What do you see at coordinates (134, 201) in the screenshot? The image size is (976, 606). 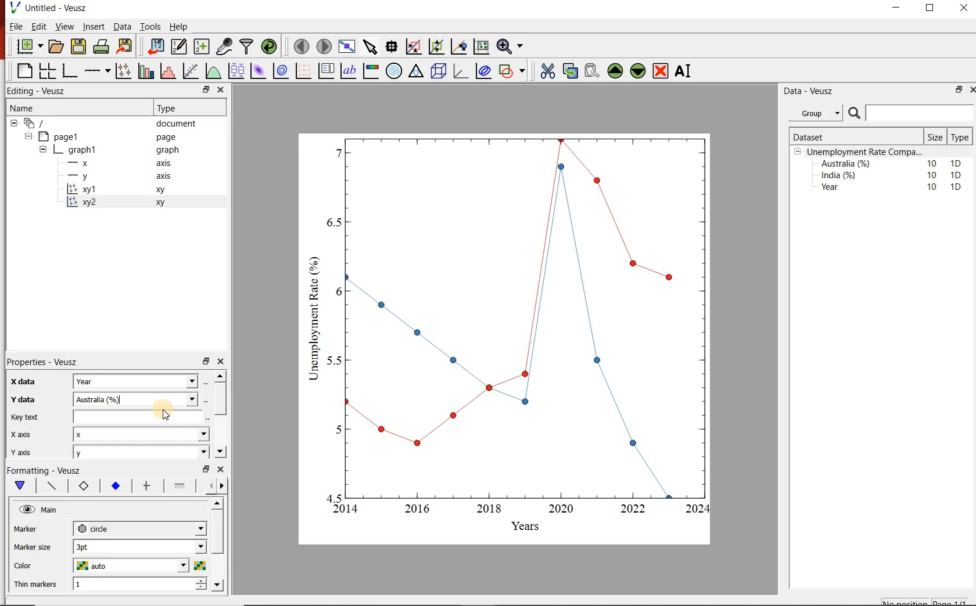 I see `xy 2 xy` at bounding box center [134, 201].